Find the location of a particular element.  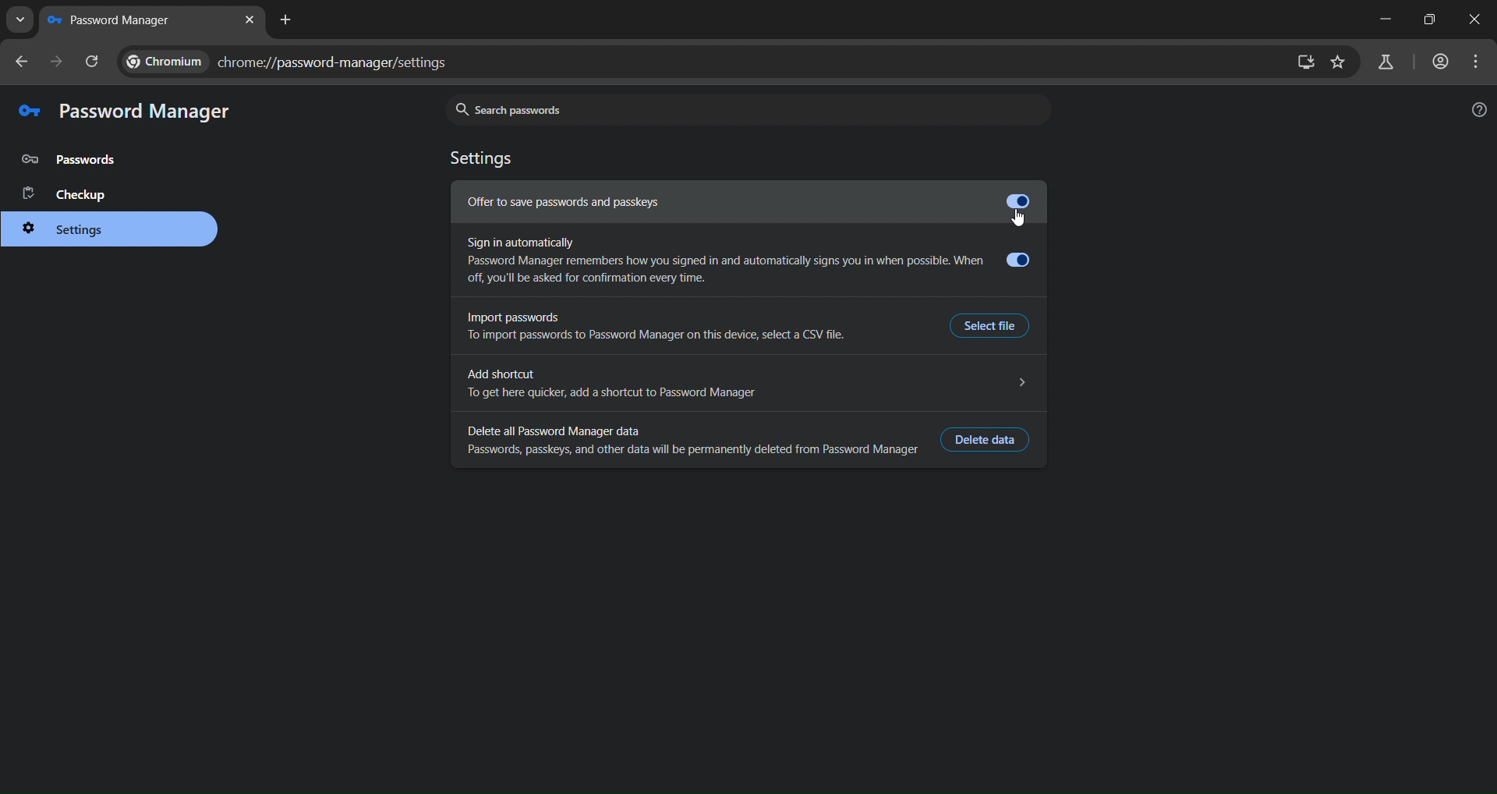

install app is located at coordinates (1304, 62).